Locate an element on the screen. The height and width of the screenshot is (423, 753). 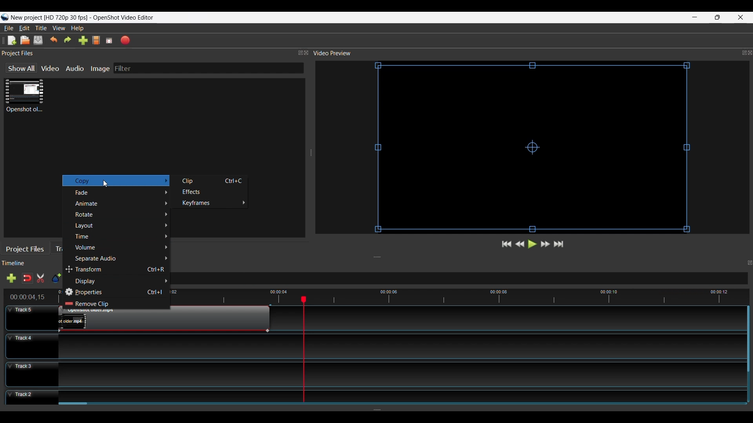
Fade is located at coordinates (120, 193).